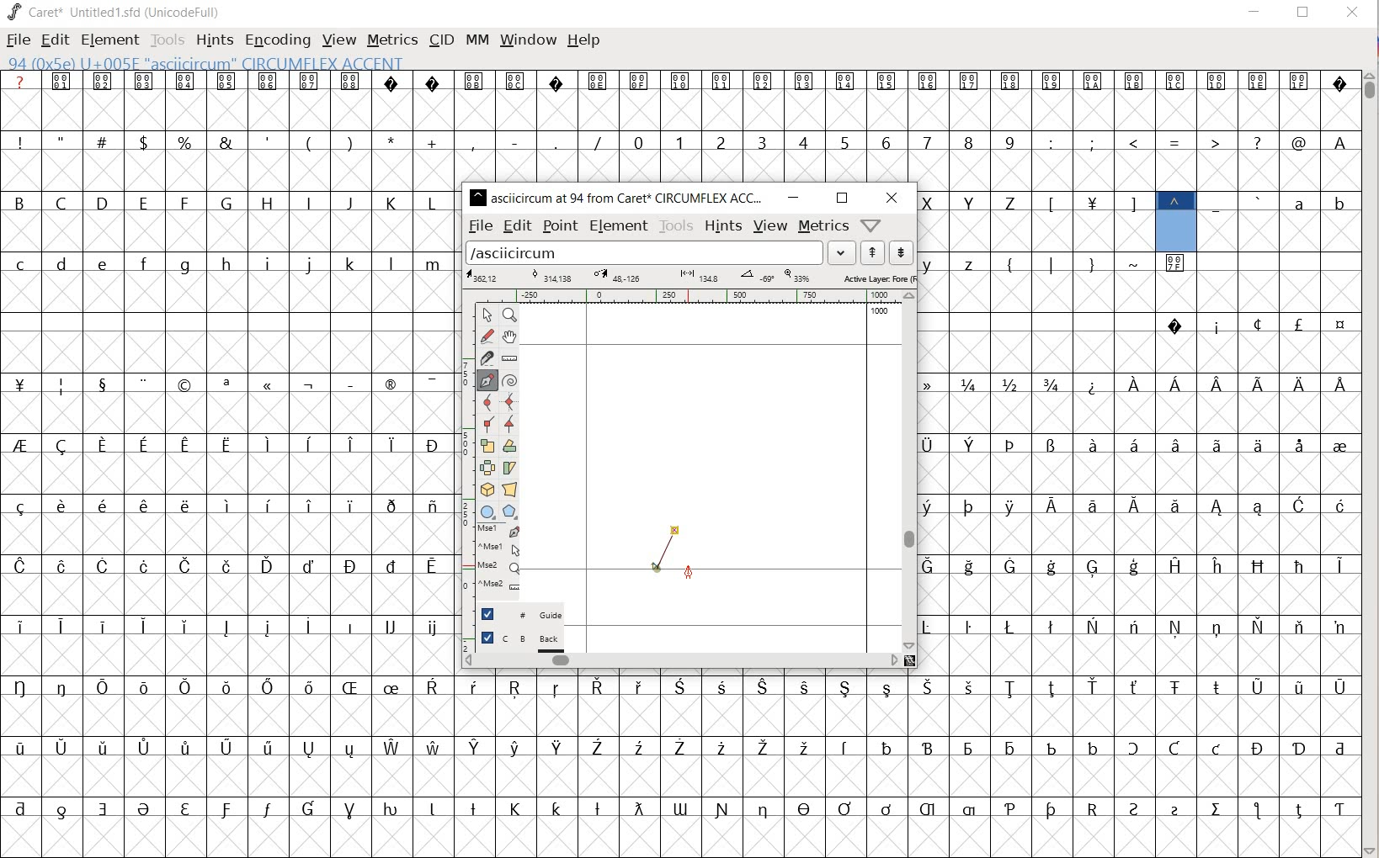 The height and width of the screenshot is (858, 1379). Describe the element at coordinates (511, 336) in the screenshot. I see `scroll by hand` at that location.